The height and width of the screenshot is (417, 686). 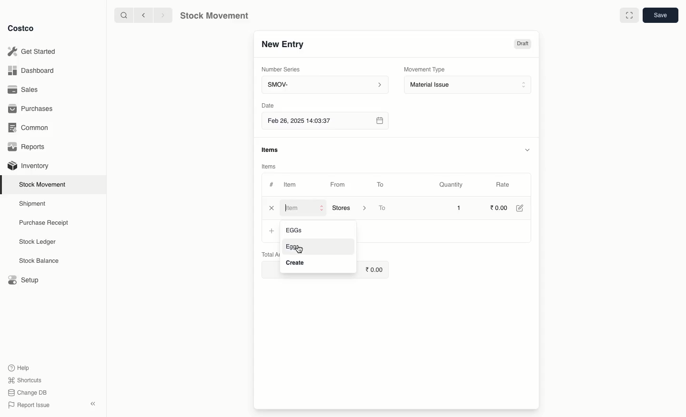 What do you see at coordinates (125, 16) in the screenshot?
I see `search` at bounding box center [125, 16].